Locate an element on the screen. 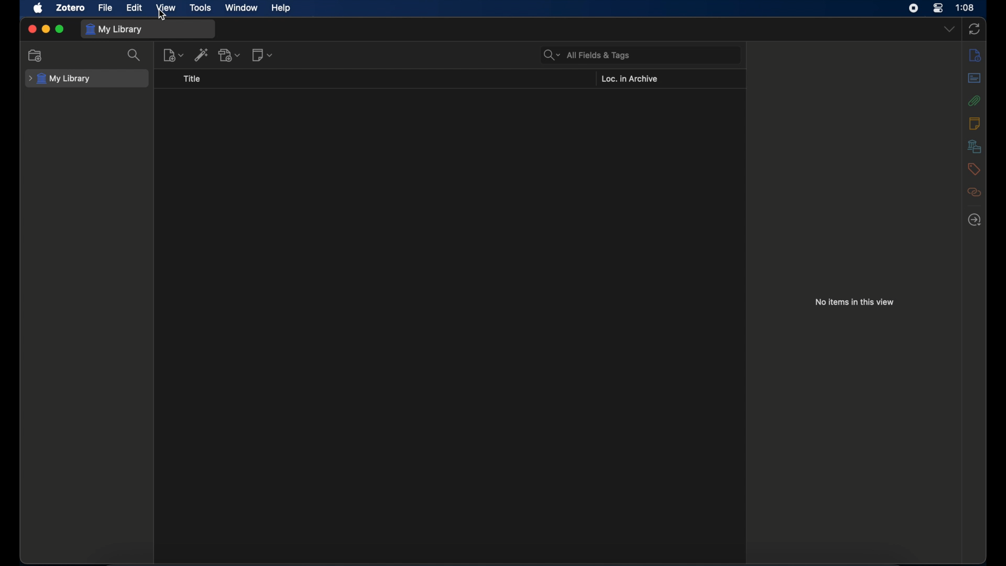 Image resolution: width=1006 pixels, height=566 pixels. close is located at coordinates (31, 29).